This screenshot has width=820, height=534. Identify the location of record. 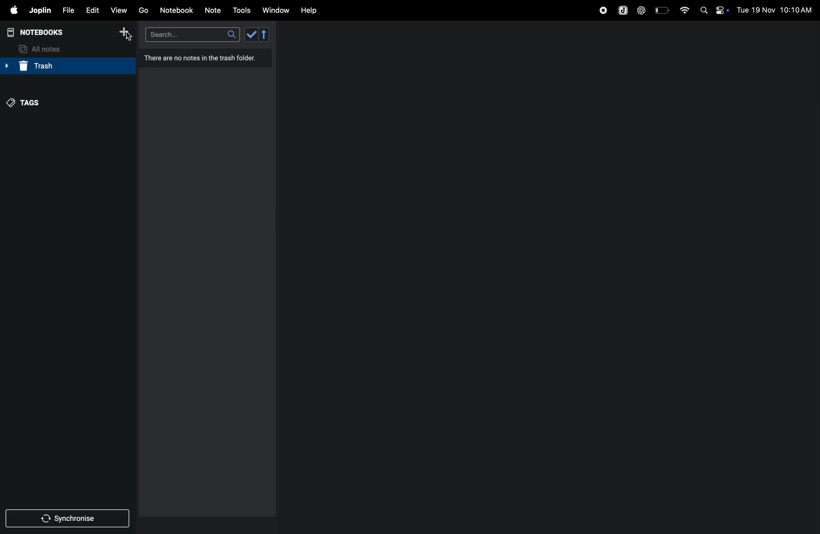
(601, 10).